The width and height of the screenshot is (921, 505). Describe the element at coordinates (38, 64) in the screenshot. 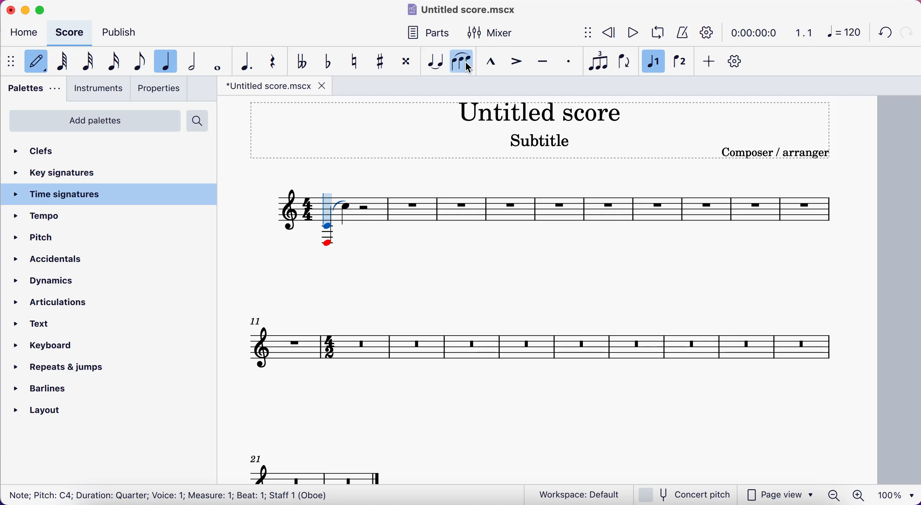

I see `default` at that location.